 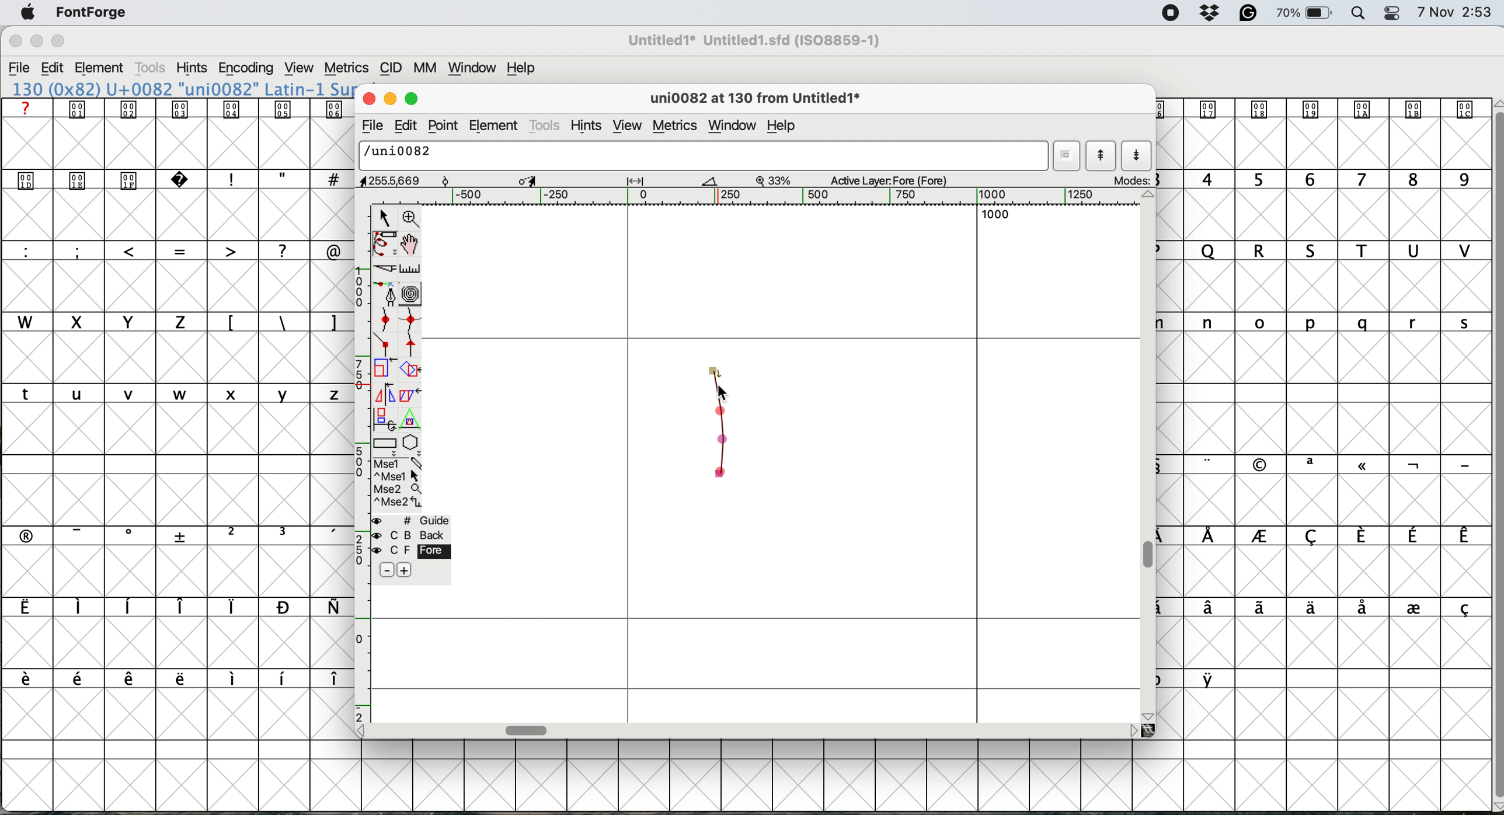 I want to click on active layers, so click(x=890, y=182).